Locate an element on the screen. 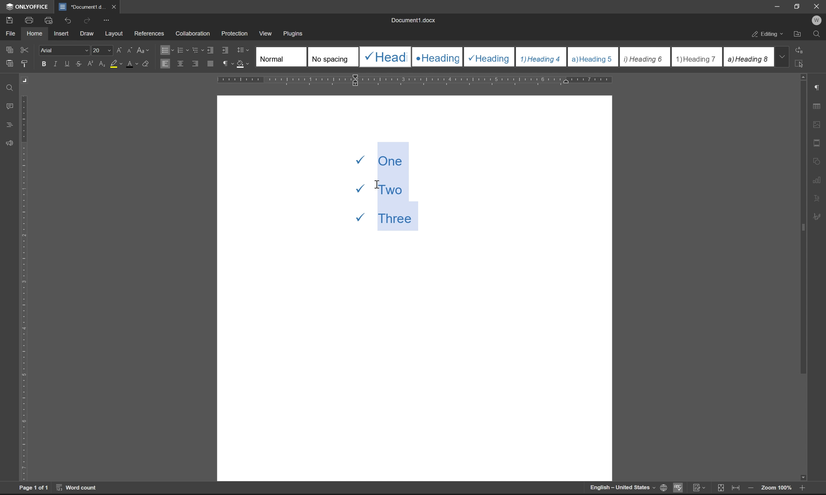 Image resolution: width=826 pixels, height=495 pixels. image settings is located at coordinates (816, 123).